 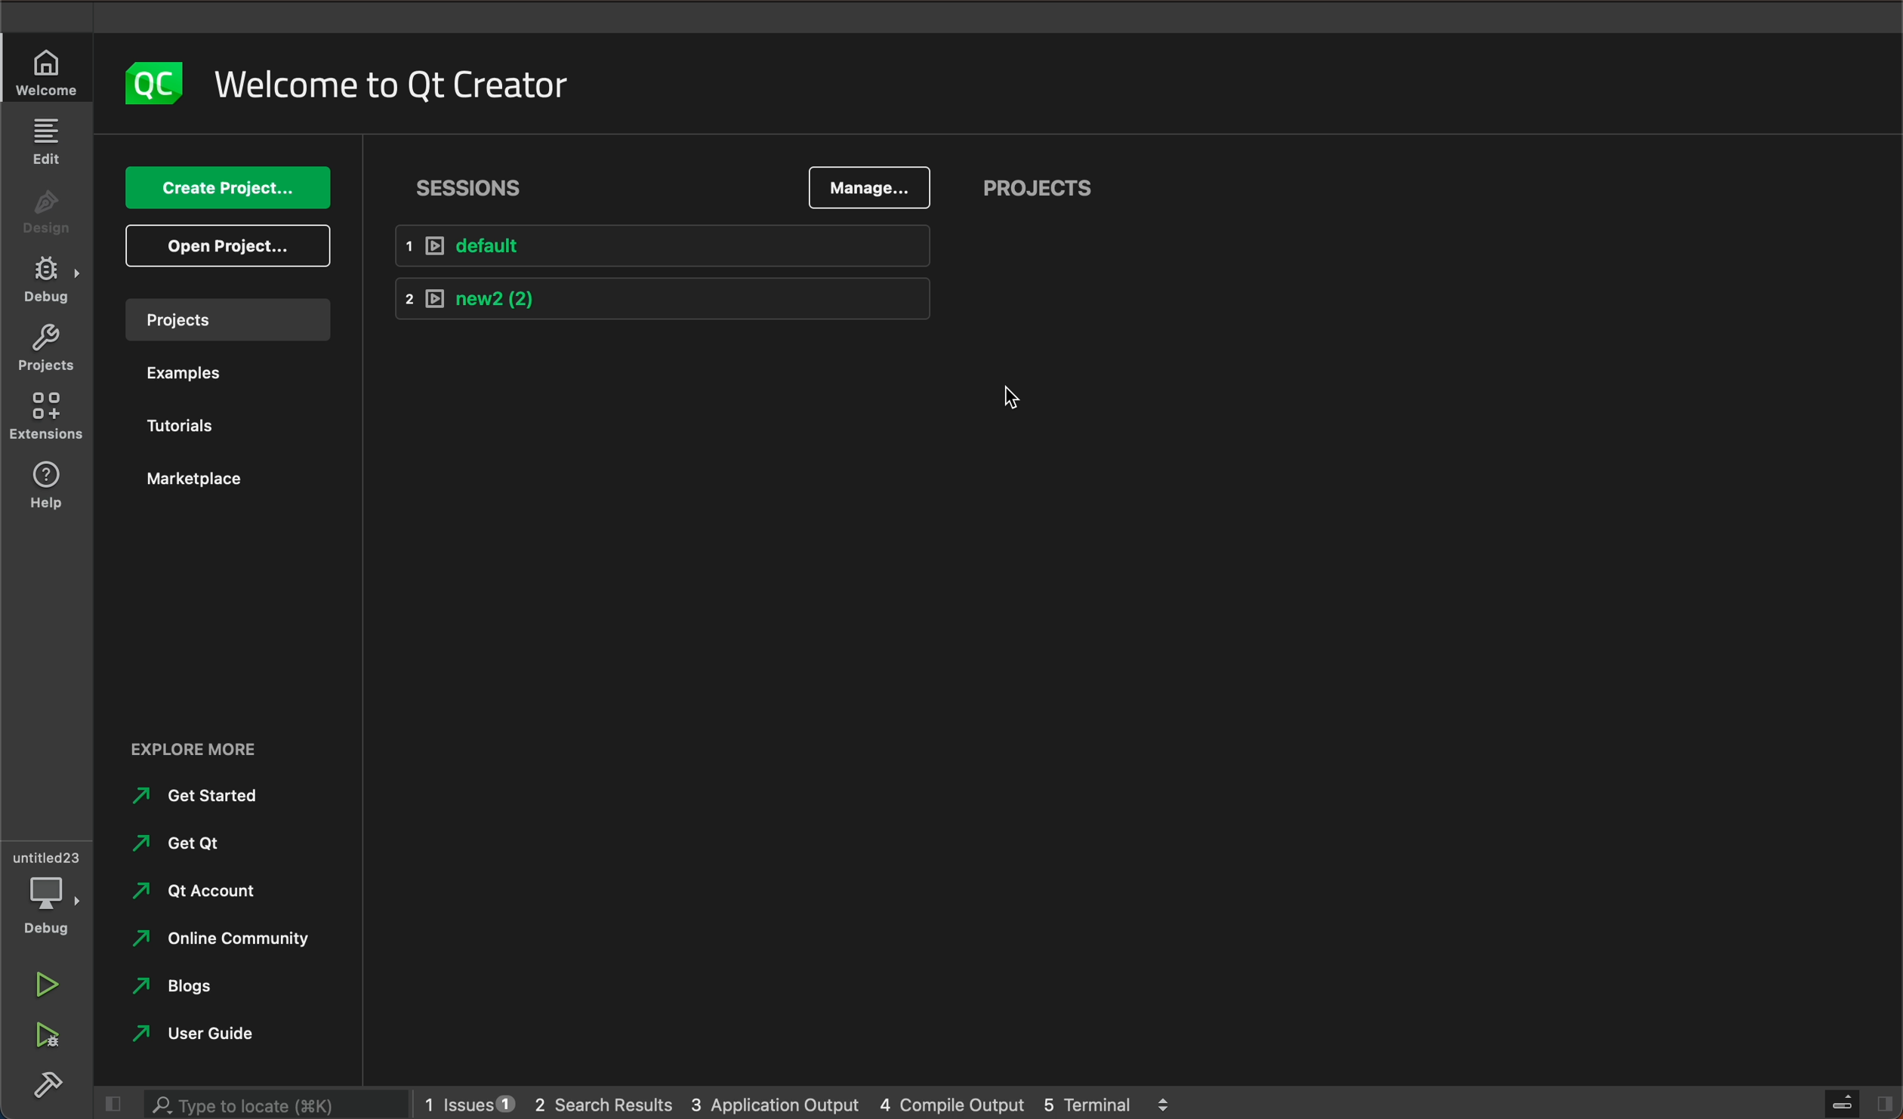 What do you see at coordinates (208, 797) in the screenshot?
I see ` Get Started` at bounding box center [208, 797].